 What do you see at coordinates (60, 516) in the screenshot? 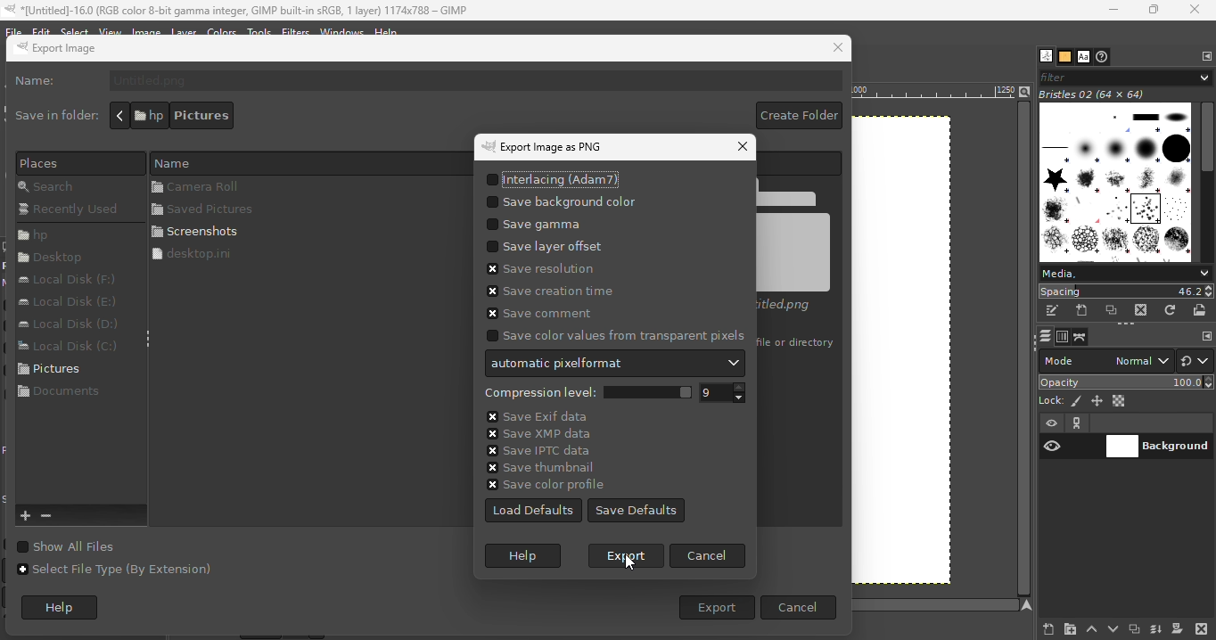
I see `Bookmark cannot be removed` at bounding box center [60, 516].